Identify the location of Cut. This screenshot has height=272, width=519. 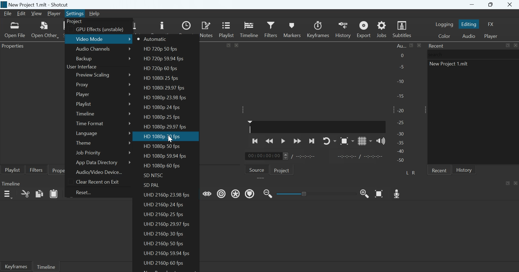
(25, 194).